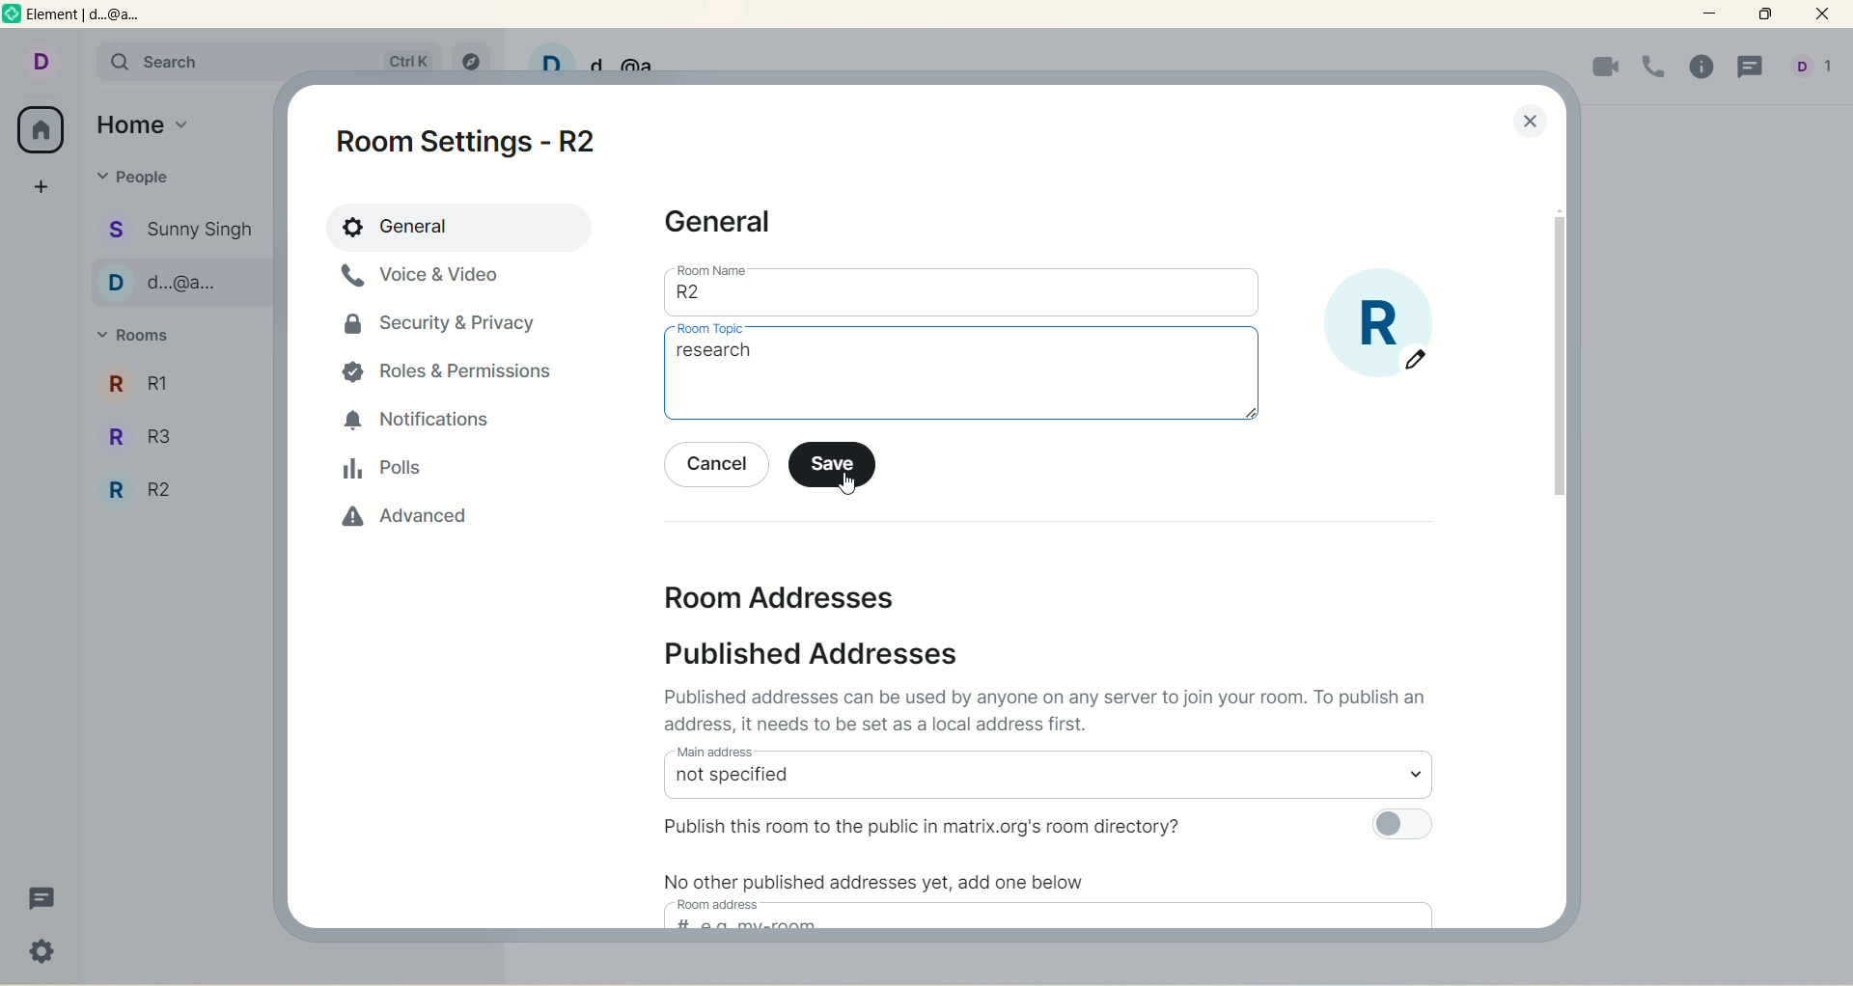 The width and height of the screenshot is (1853, 986). I want to click on room info, so click(1705, 68).